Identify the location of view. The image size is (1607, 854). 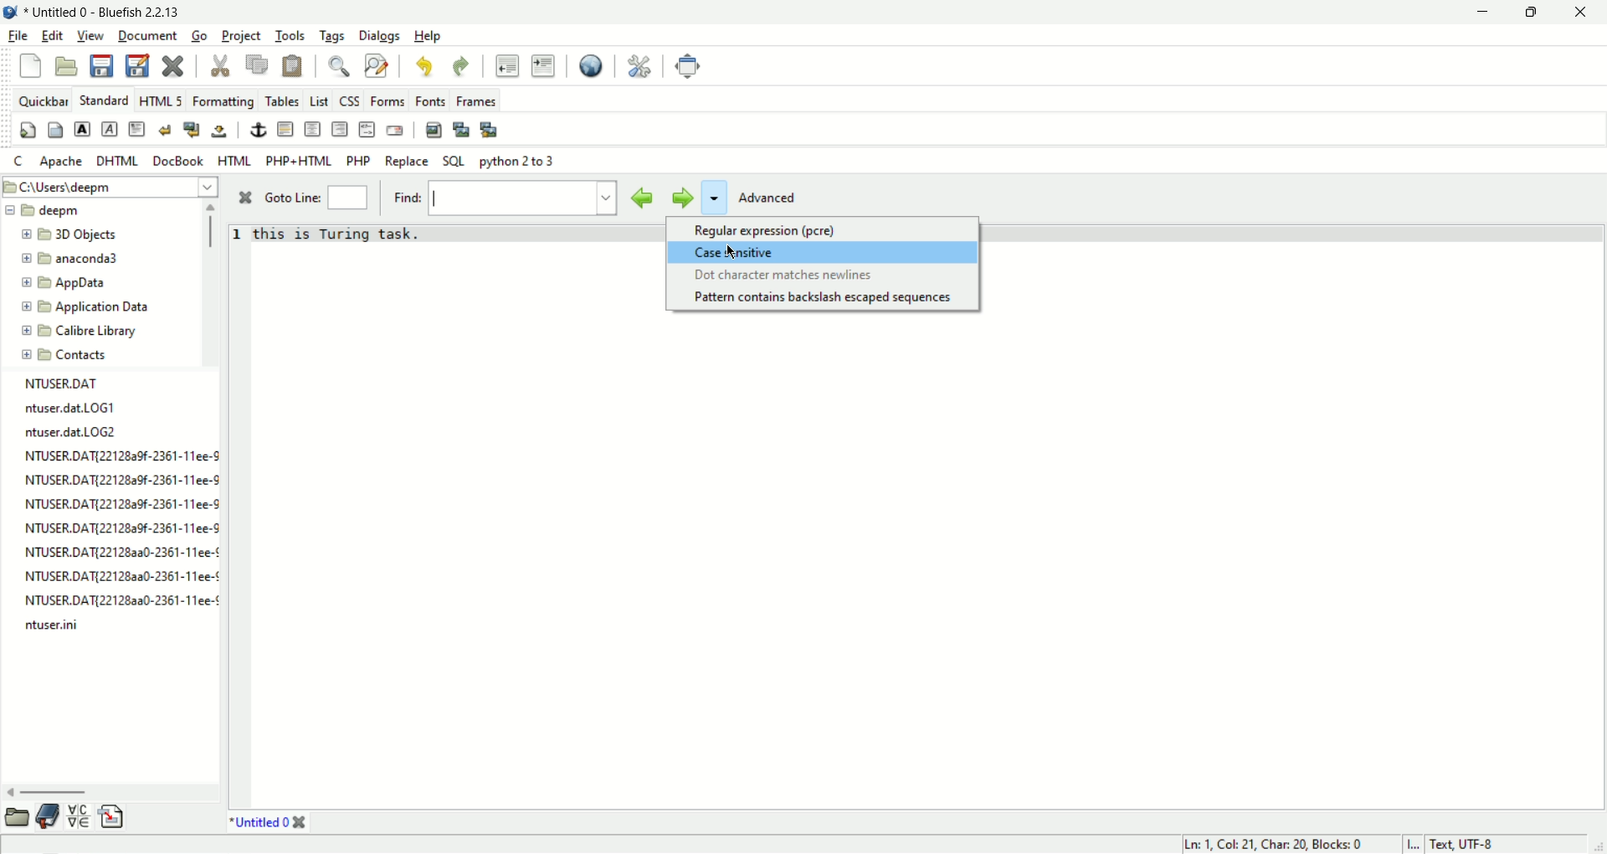
(90, 36).